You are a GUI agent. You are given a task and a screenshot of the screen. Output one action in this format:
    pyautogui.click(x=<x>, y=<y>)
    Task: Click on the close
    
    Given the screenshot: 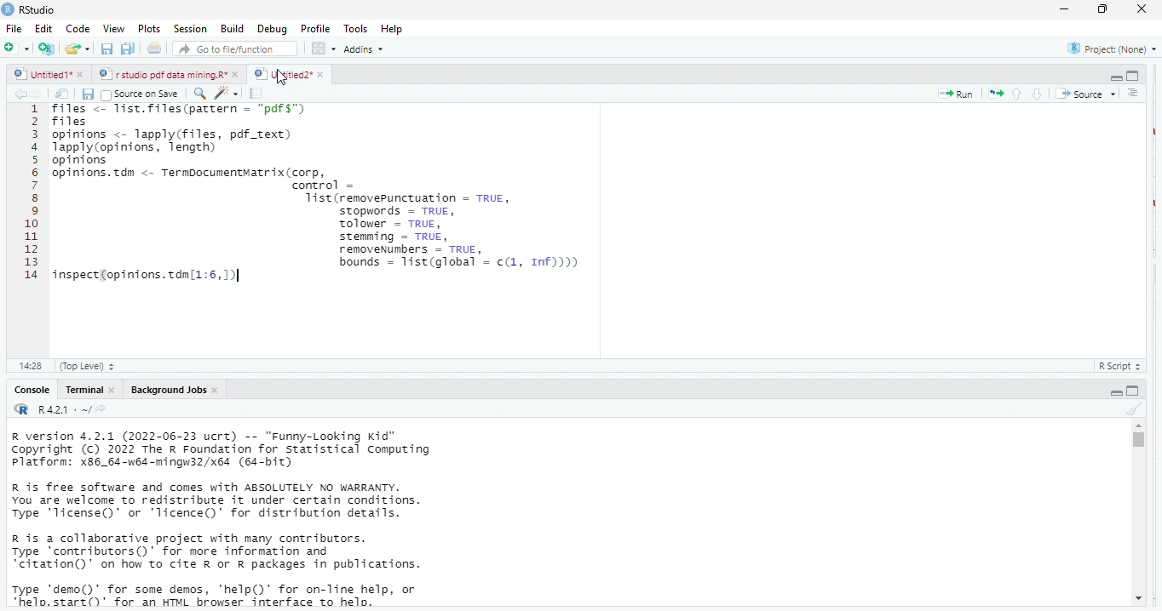 What is the action you would take?
    pyautogui.click(x=217, y=390)
    